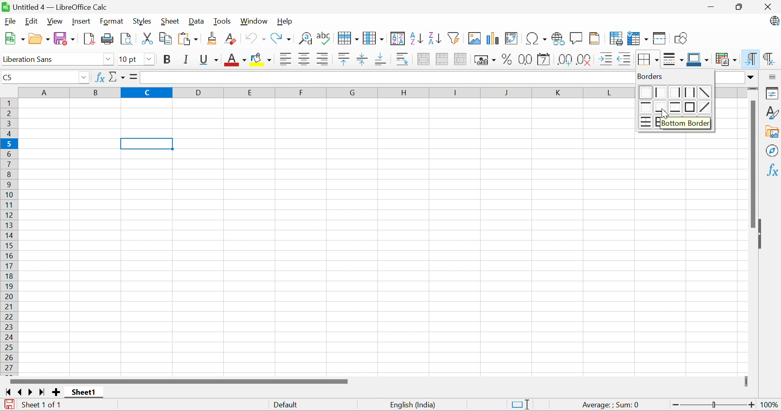 The image size is (781, 411). Describe the element at coordinates (285, 21) in the screenshot. I see `Help` at that location.